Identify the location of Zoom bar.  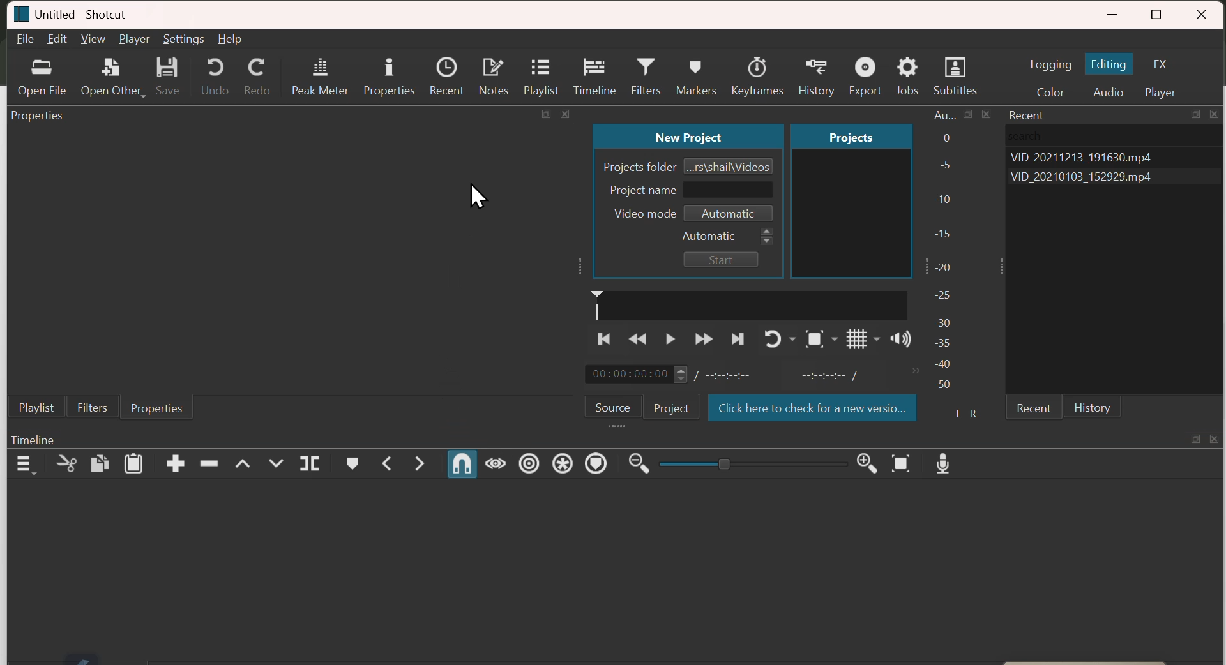
(753, 463).